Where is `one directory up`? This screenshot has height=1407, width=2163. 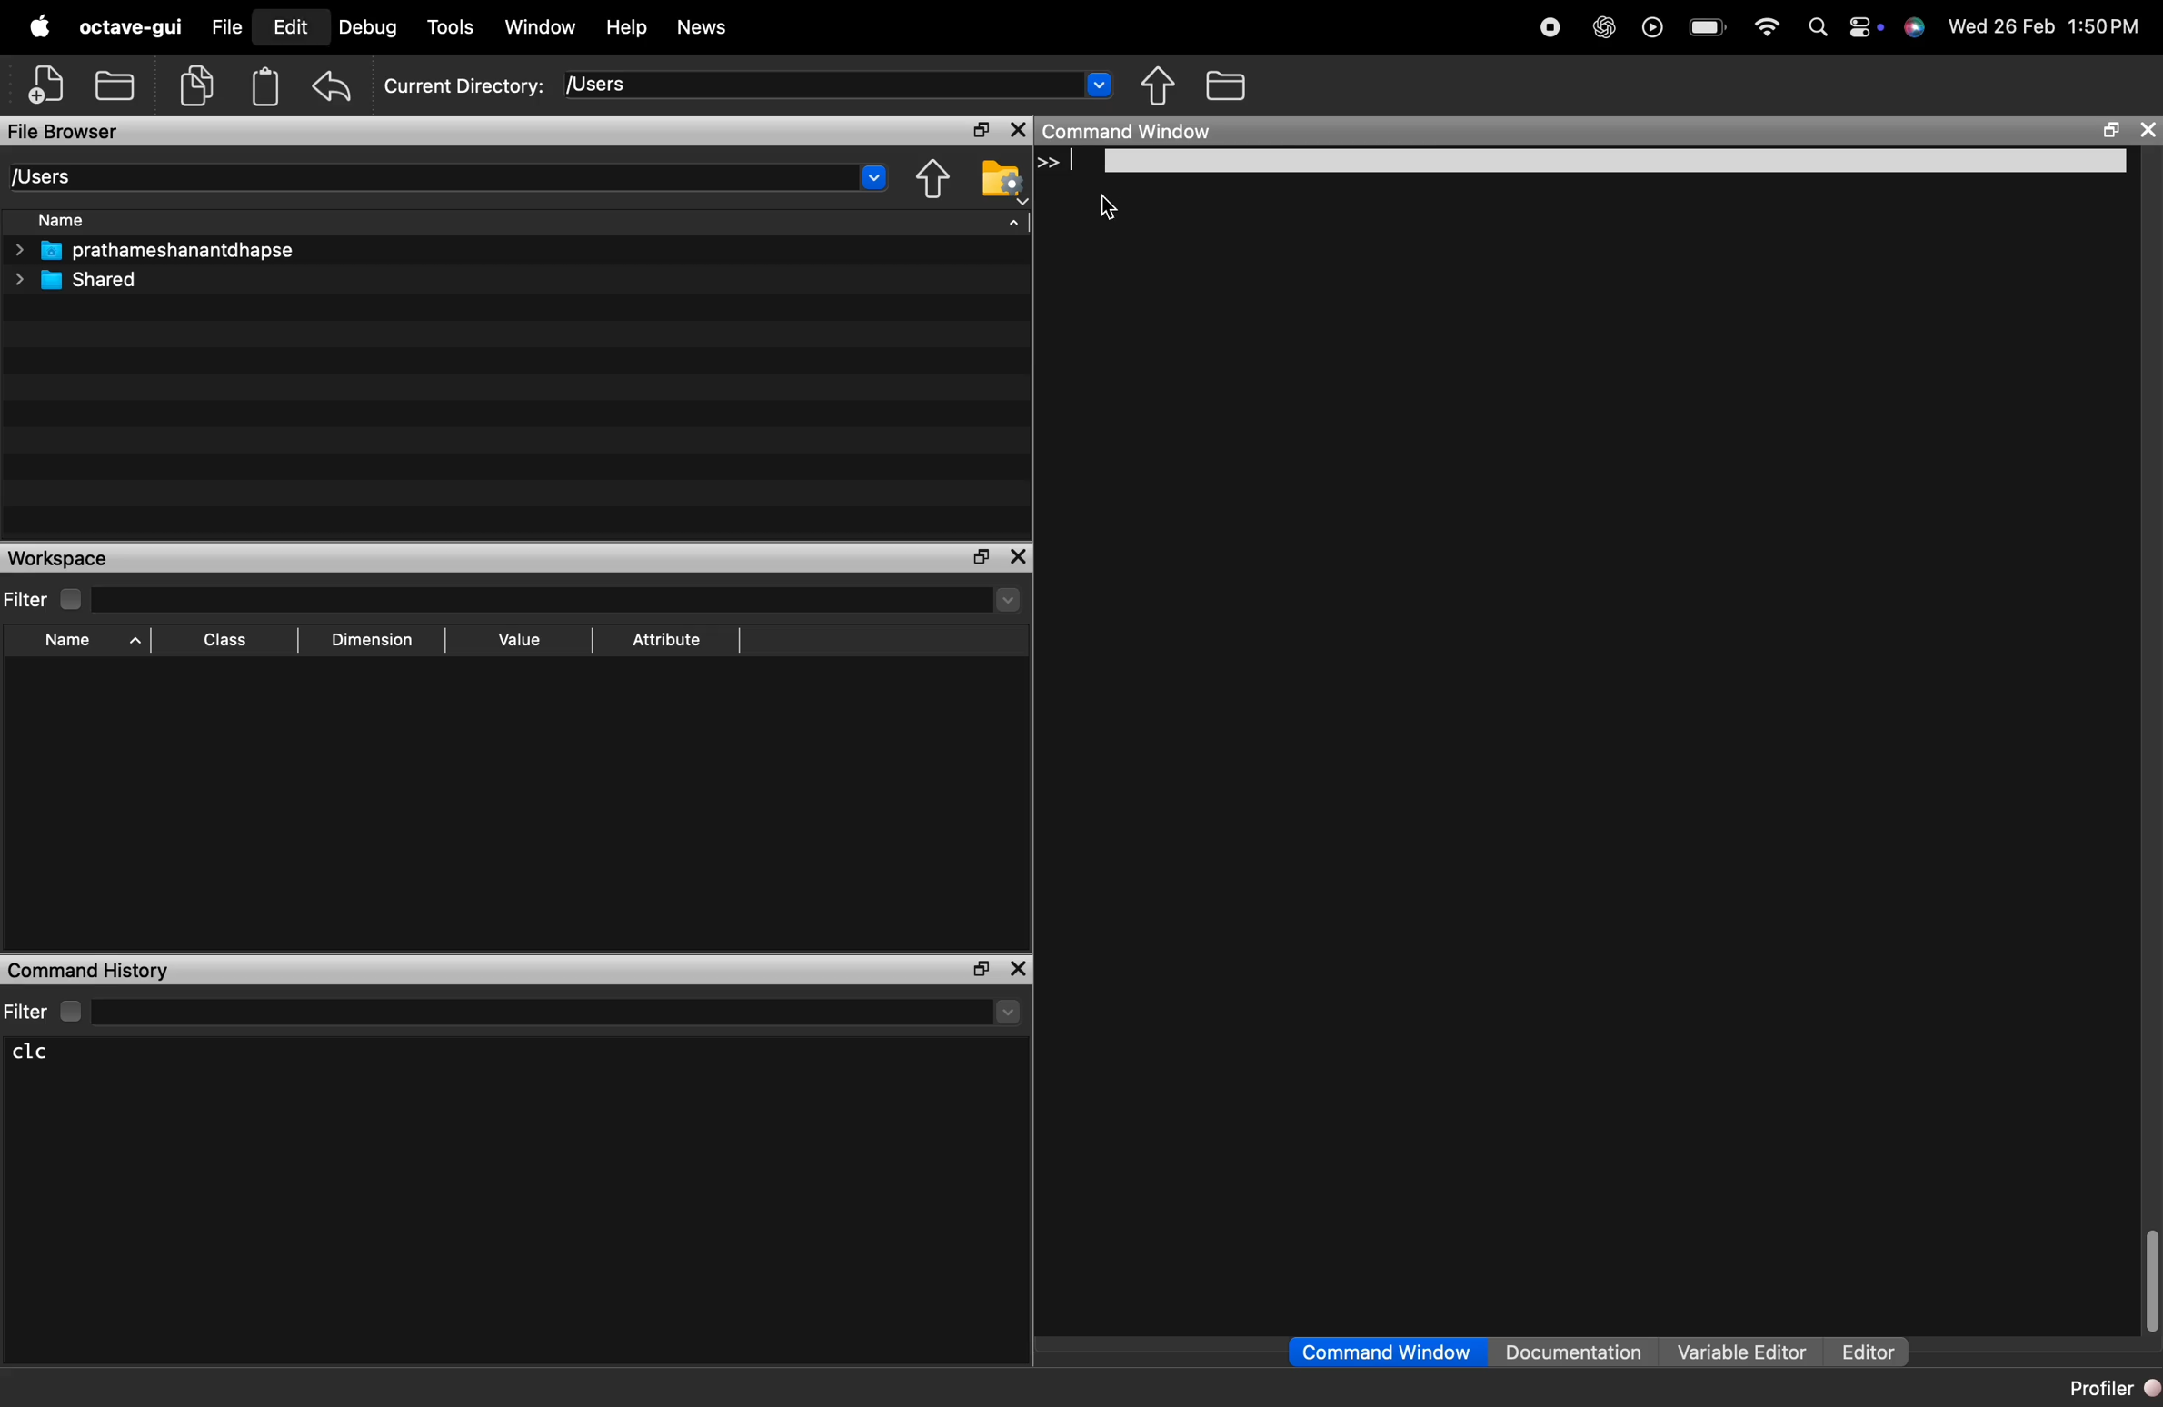
one directory up is located at coordinates (1164, 87).